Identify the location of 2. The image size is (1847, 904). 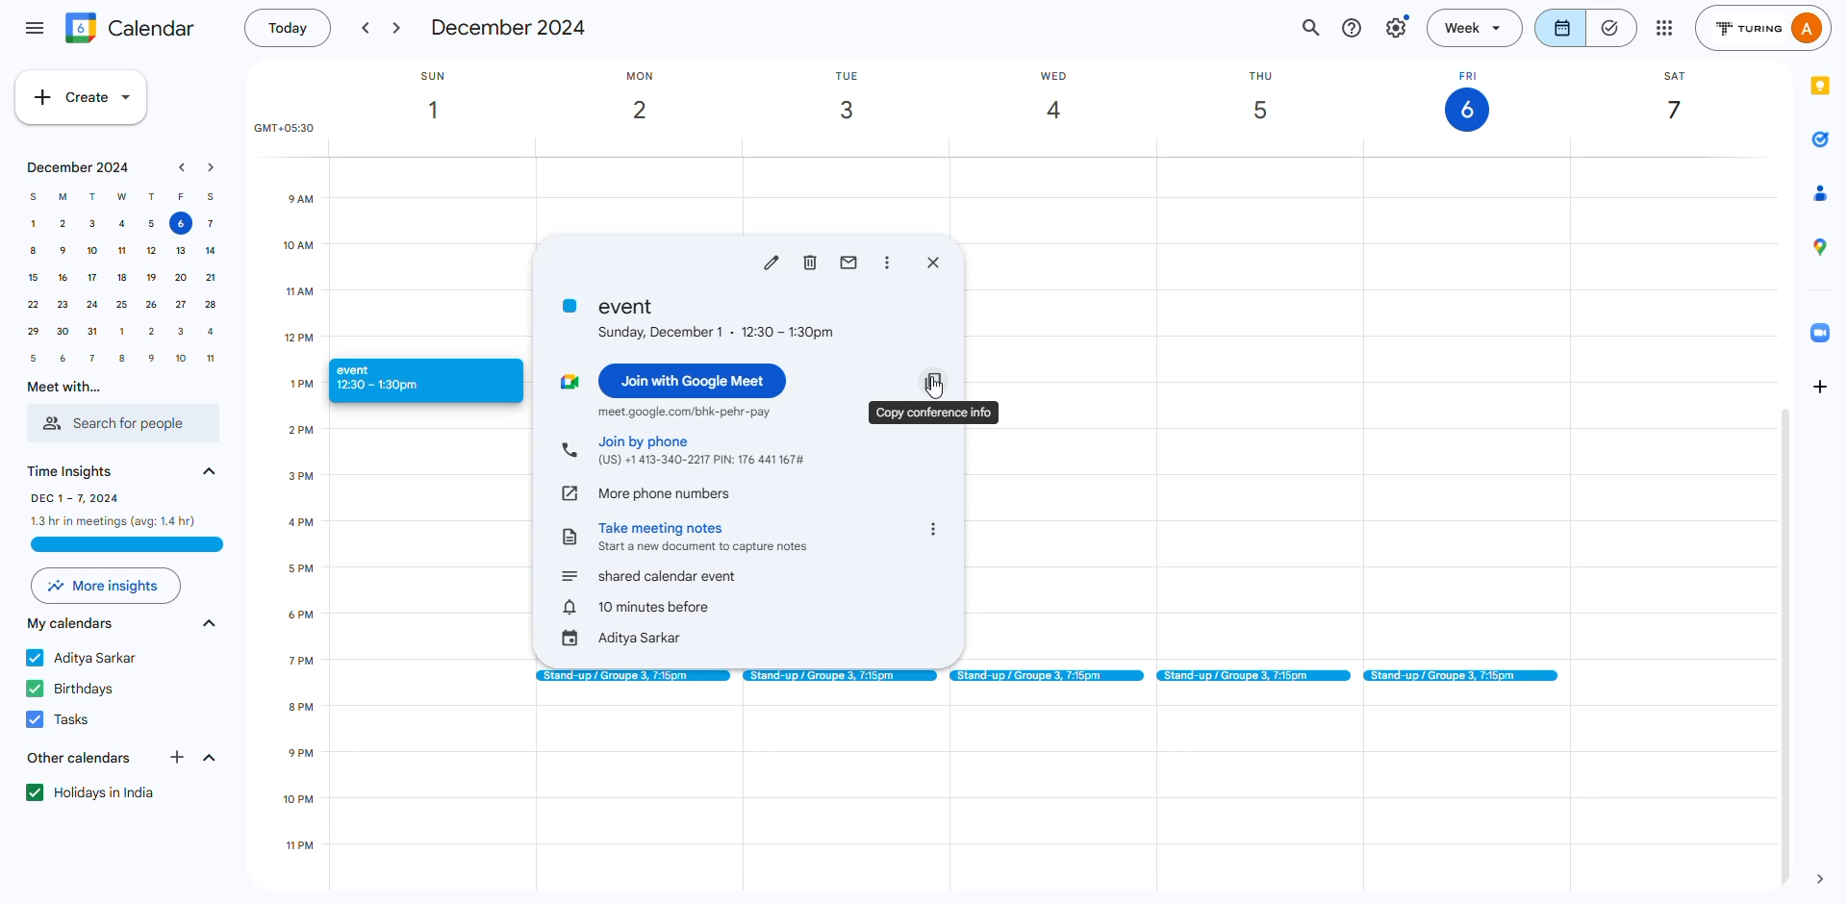
(152, 332).